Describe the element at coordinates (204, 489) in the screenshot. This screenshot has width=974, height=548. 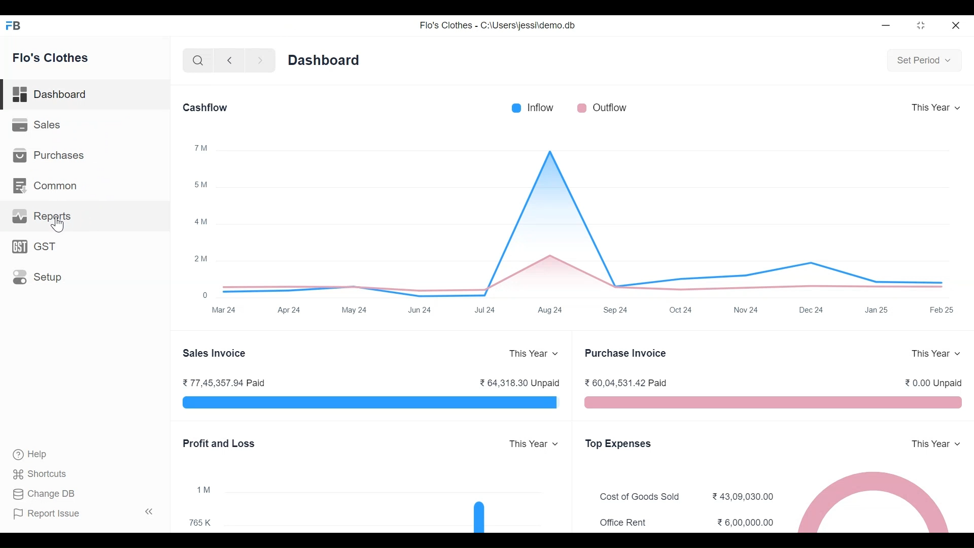
I see `1M` at that location.